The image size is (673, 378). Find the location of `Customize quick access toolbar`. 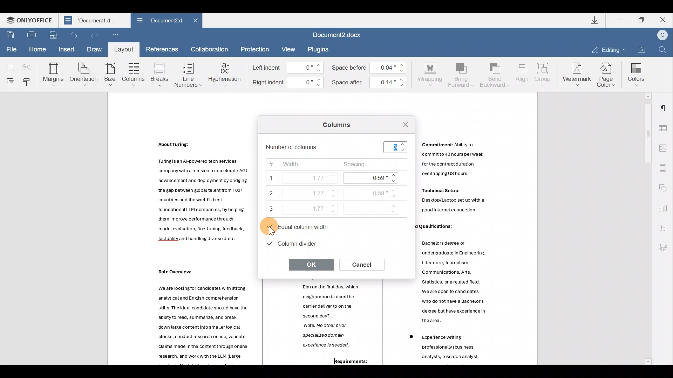

Customize quick access toolbar is located at coordinates (116, 35).